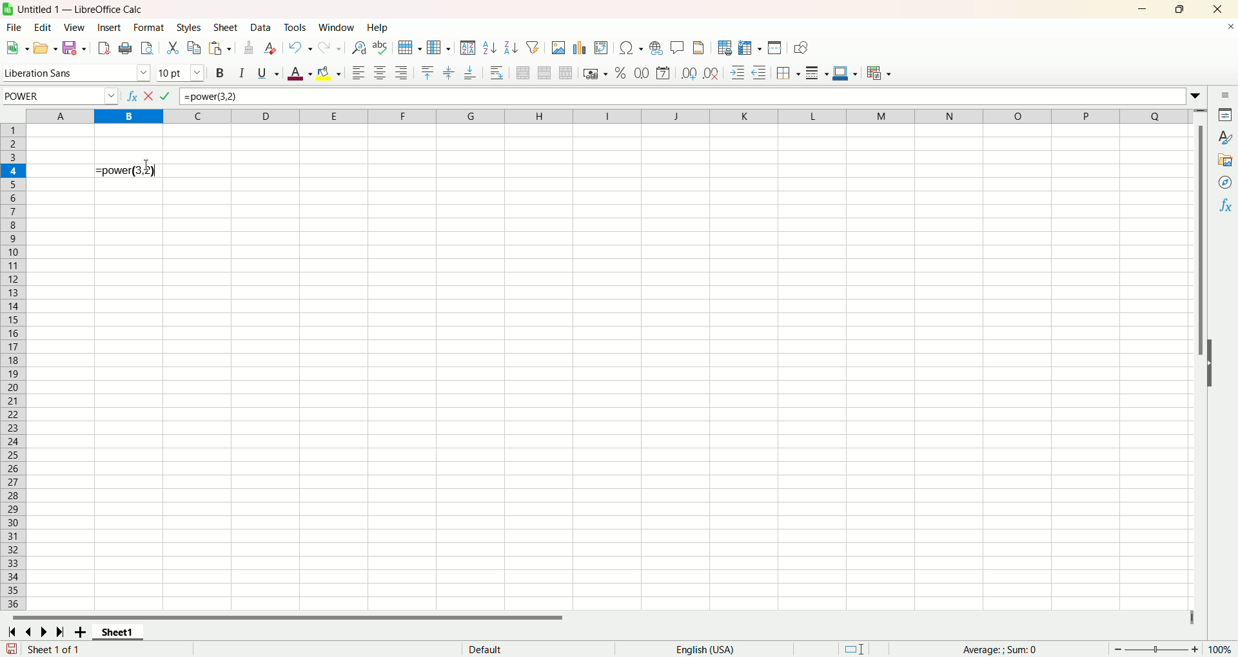  What do you see at coordinates (148, 27) in the screenshot?
I see `format` at bounding box center [148, 27].